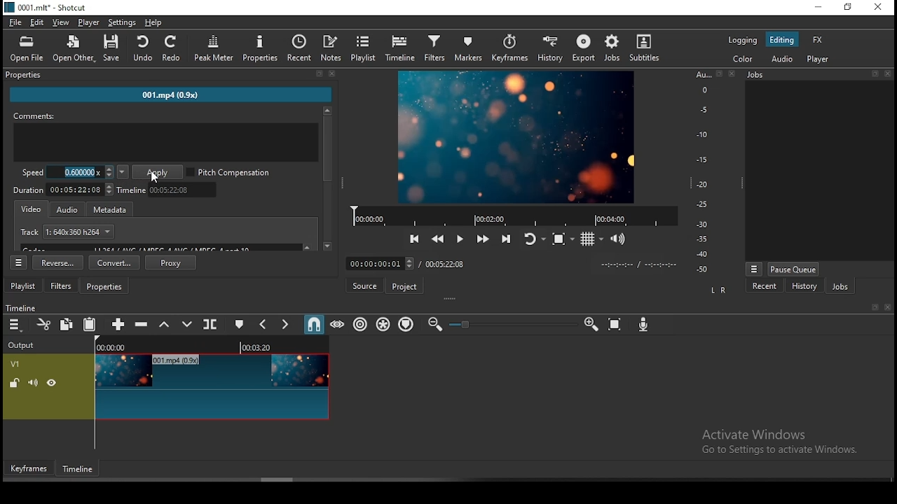  What do you see at coordinates (67, 325) in the screenshot?
I see `copy` at bounding box center [67, 325].